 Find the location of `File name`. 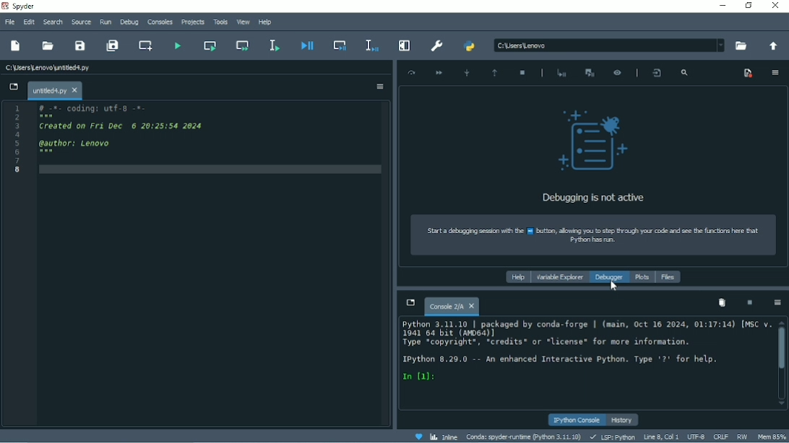

File name is located at coordinates (54, 90).